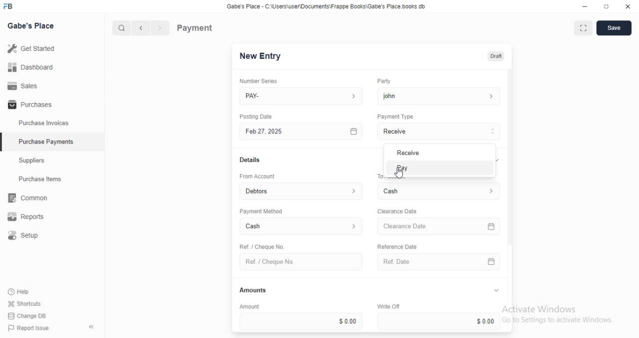 Image resolution: width=639 pixels, height=338 pixels. I want to click on Gabe's Place, so click(33, 26).